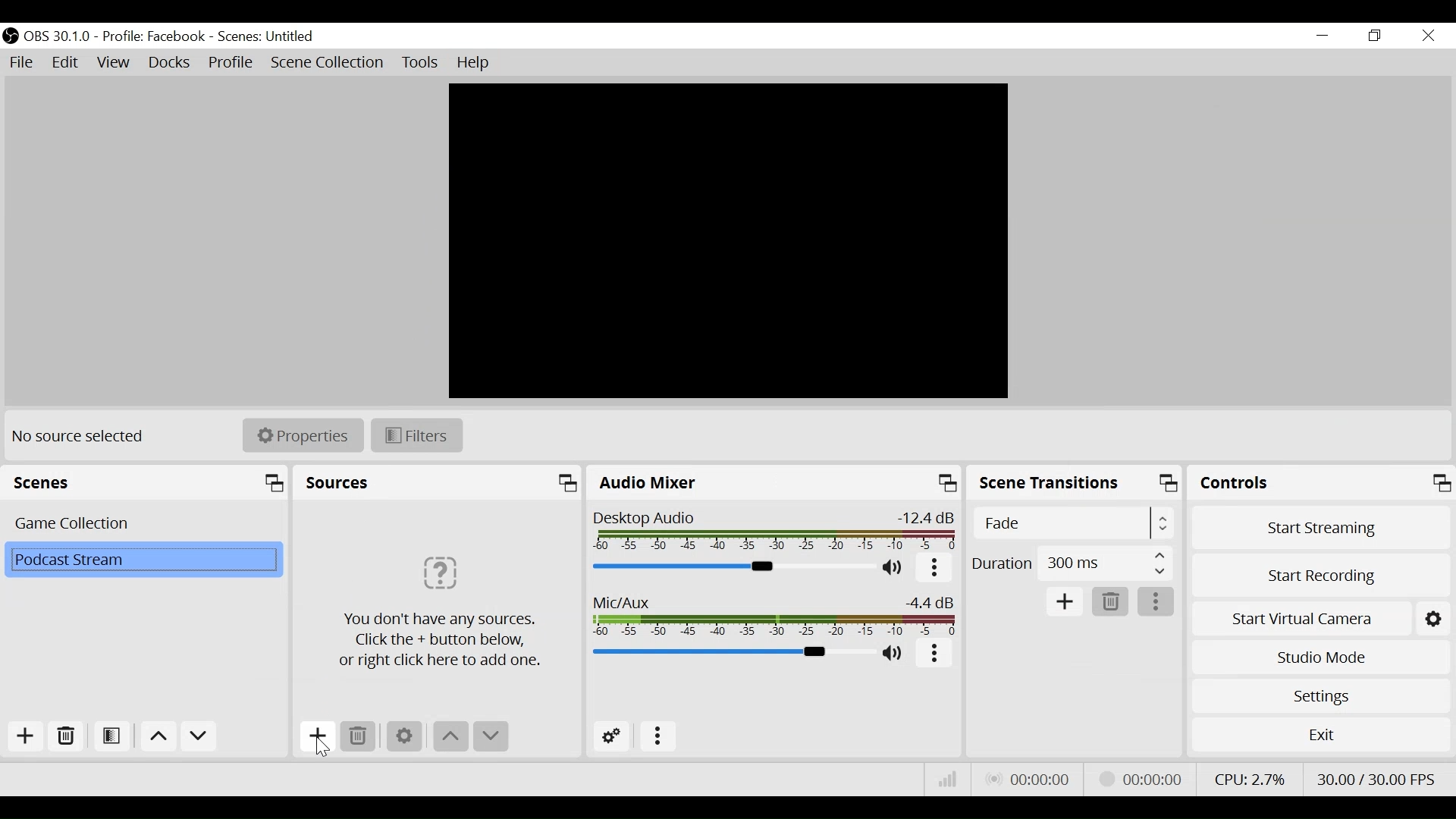  Describe the element at coordinates (898, 571) in the screenshot. I see `(un)mute` at that location.